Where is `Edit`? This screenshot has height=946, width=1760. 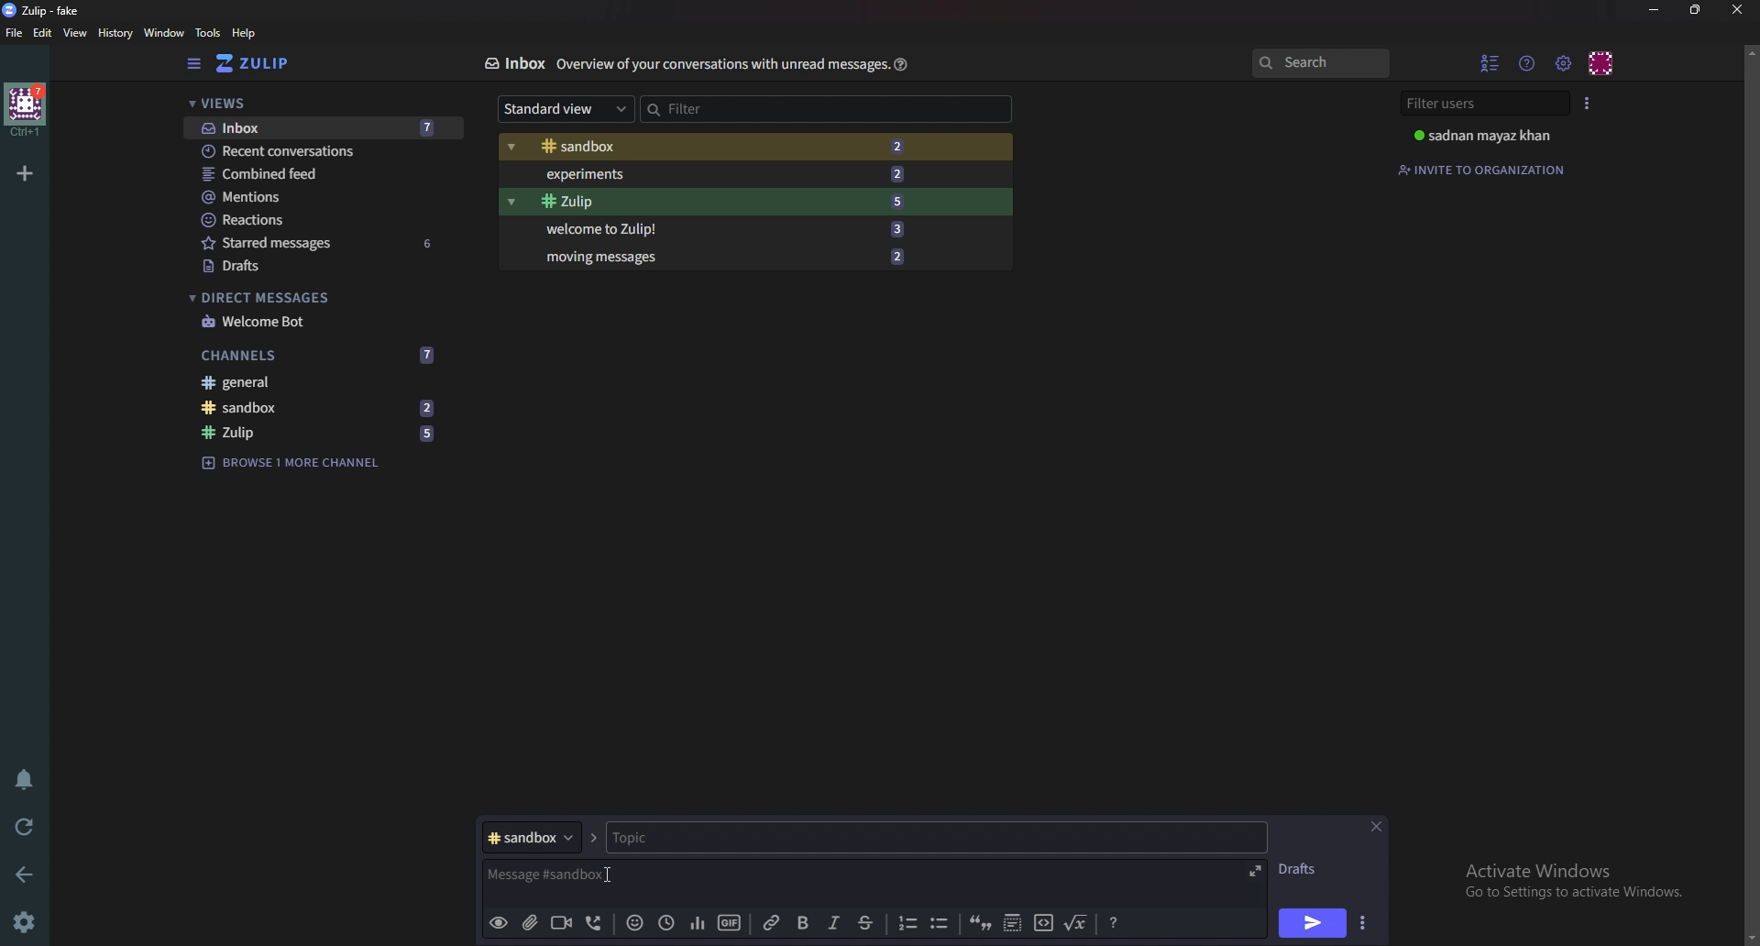
Edit is located at coordinates (44, 32).